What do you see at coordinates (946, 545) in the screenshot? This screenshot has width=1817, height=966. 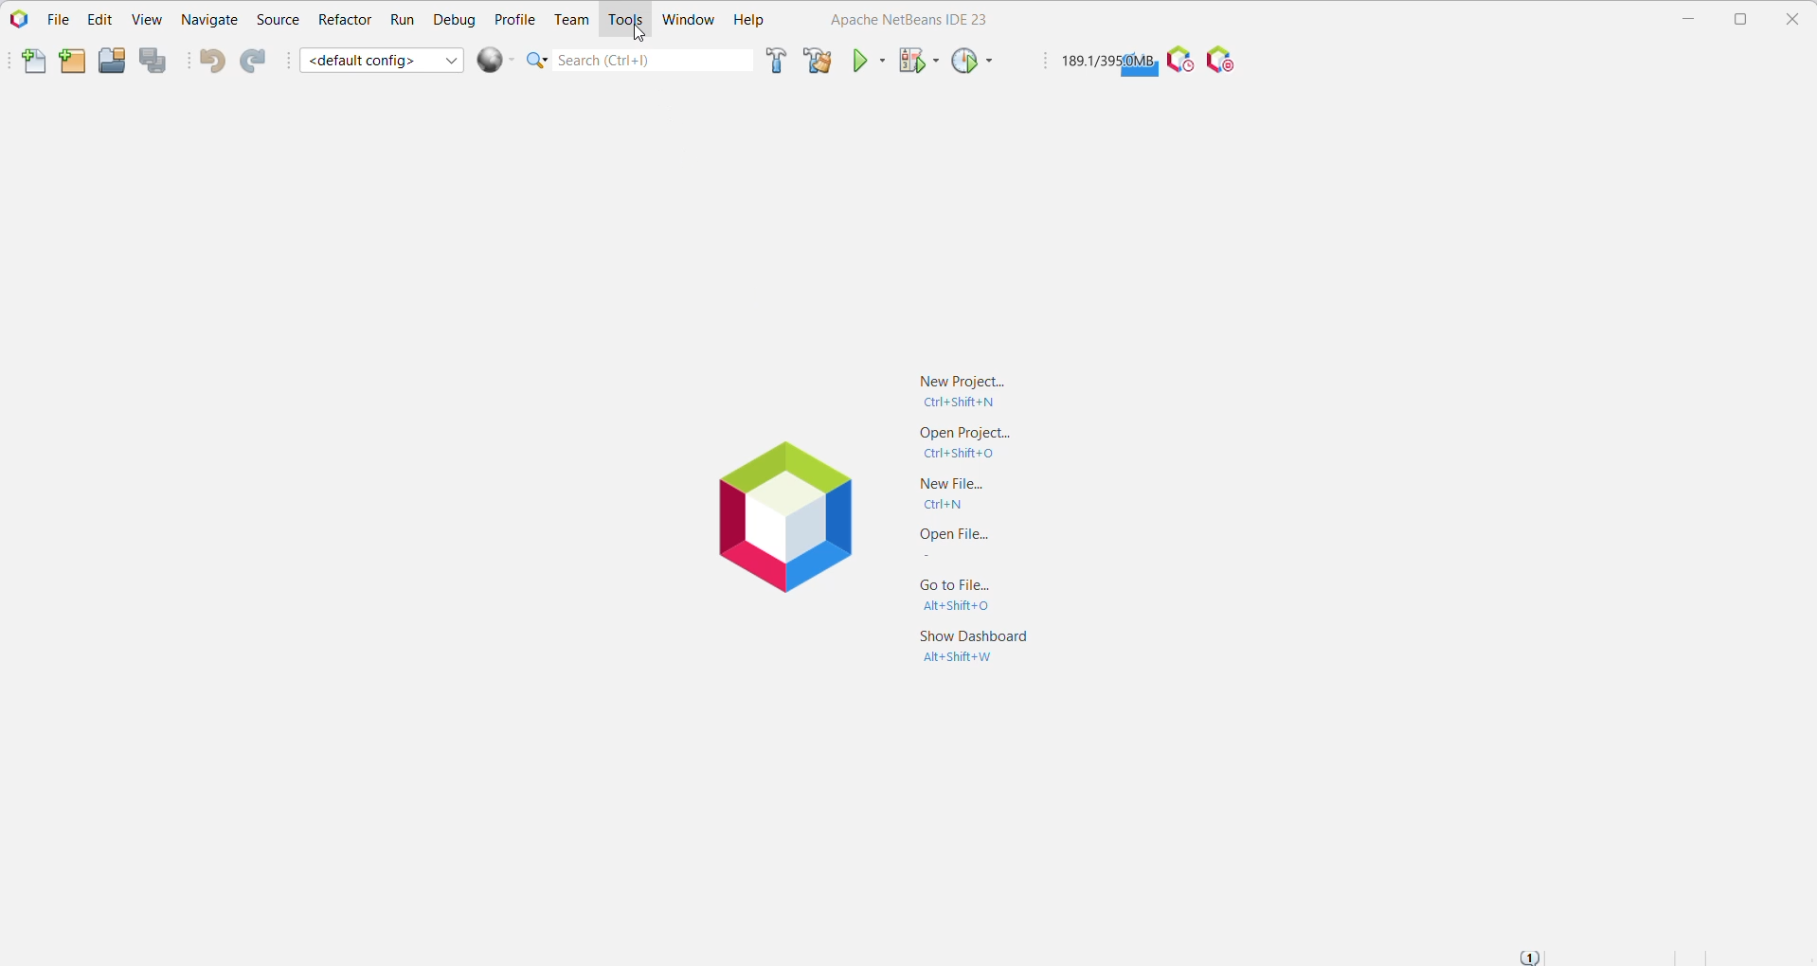 I see `Open File` at bounding box center [946, 545].